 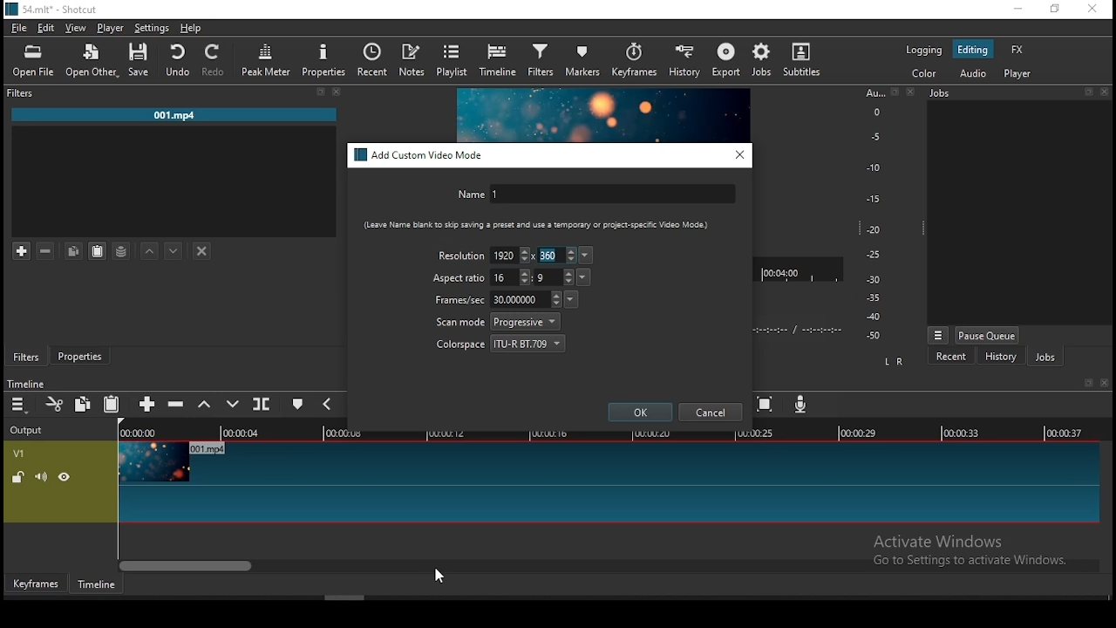 I want to click on -20, so click(x=874, y=229).